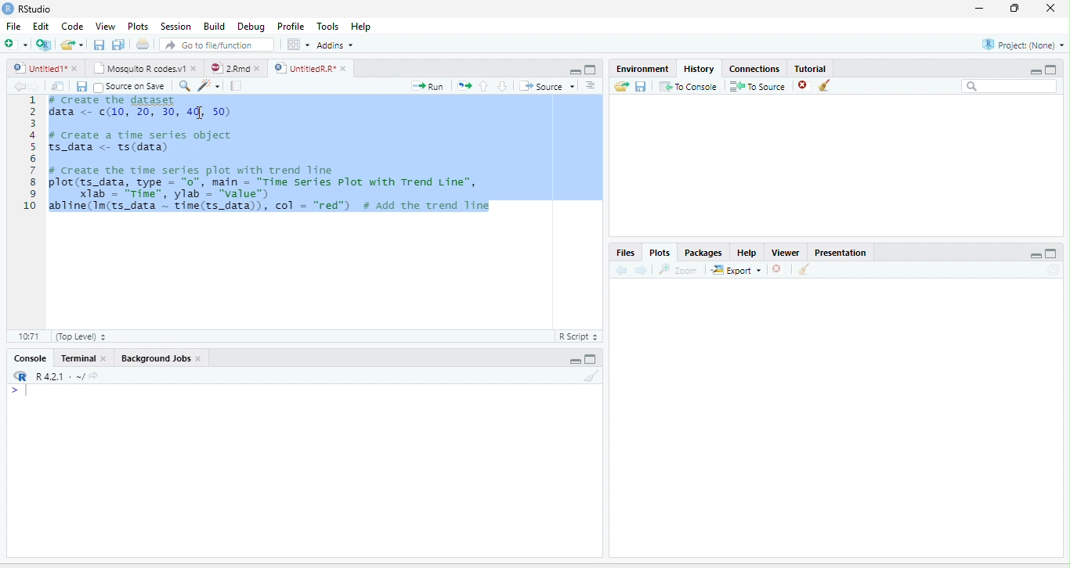  I want to click on Addins, so click(335, 45).